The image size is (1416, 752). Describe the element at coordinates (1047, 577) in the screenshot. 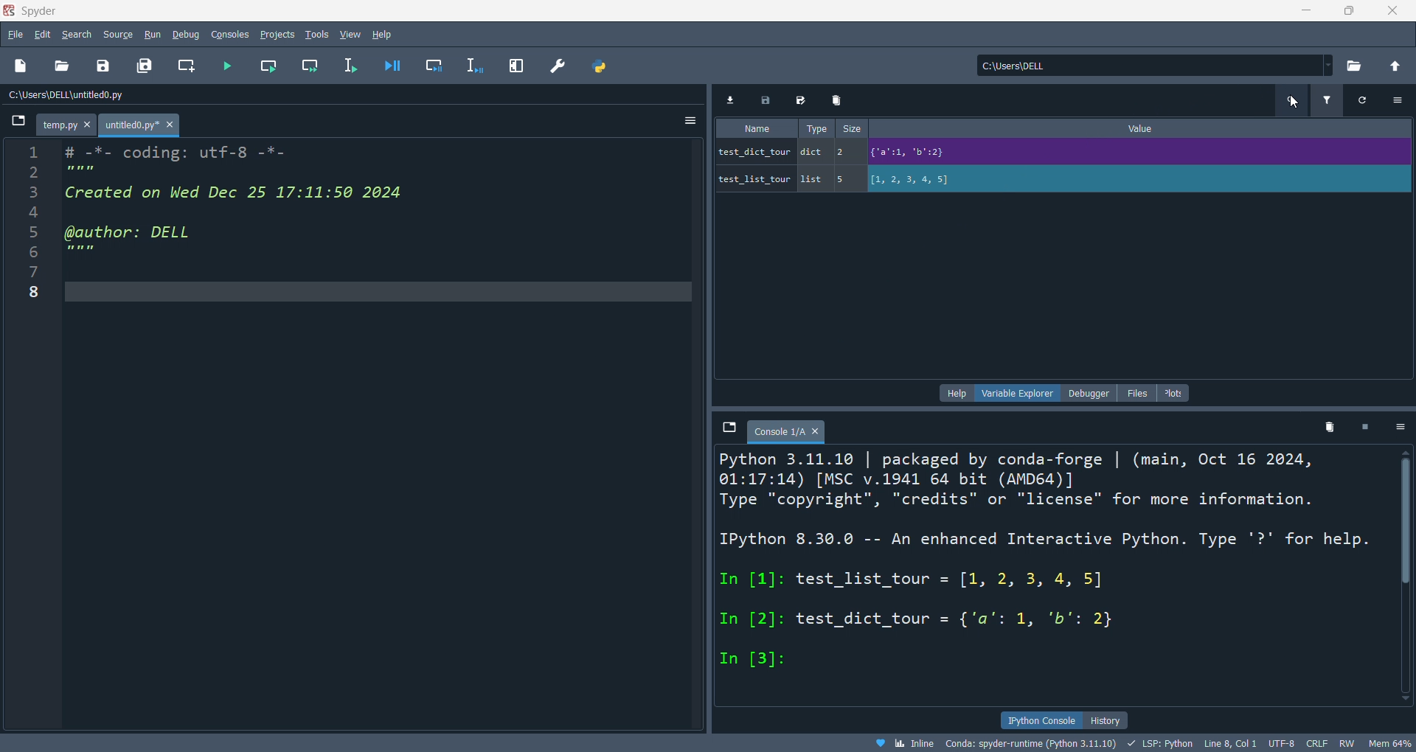

I see `ipython concole pane` at that location.